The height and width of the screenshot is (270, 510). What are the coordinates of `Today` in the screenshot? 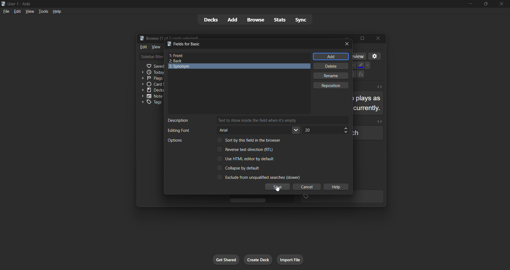 It's located at (152, 72).